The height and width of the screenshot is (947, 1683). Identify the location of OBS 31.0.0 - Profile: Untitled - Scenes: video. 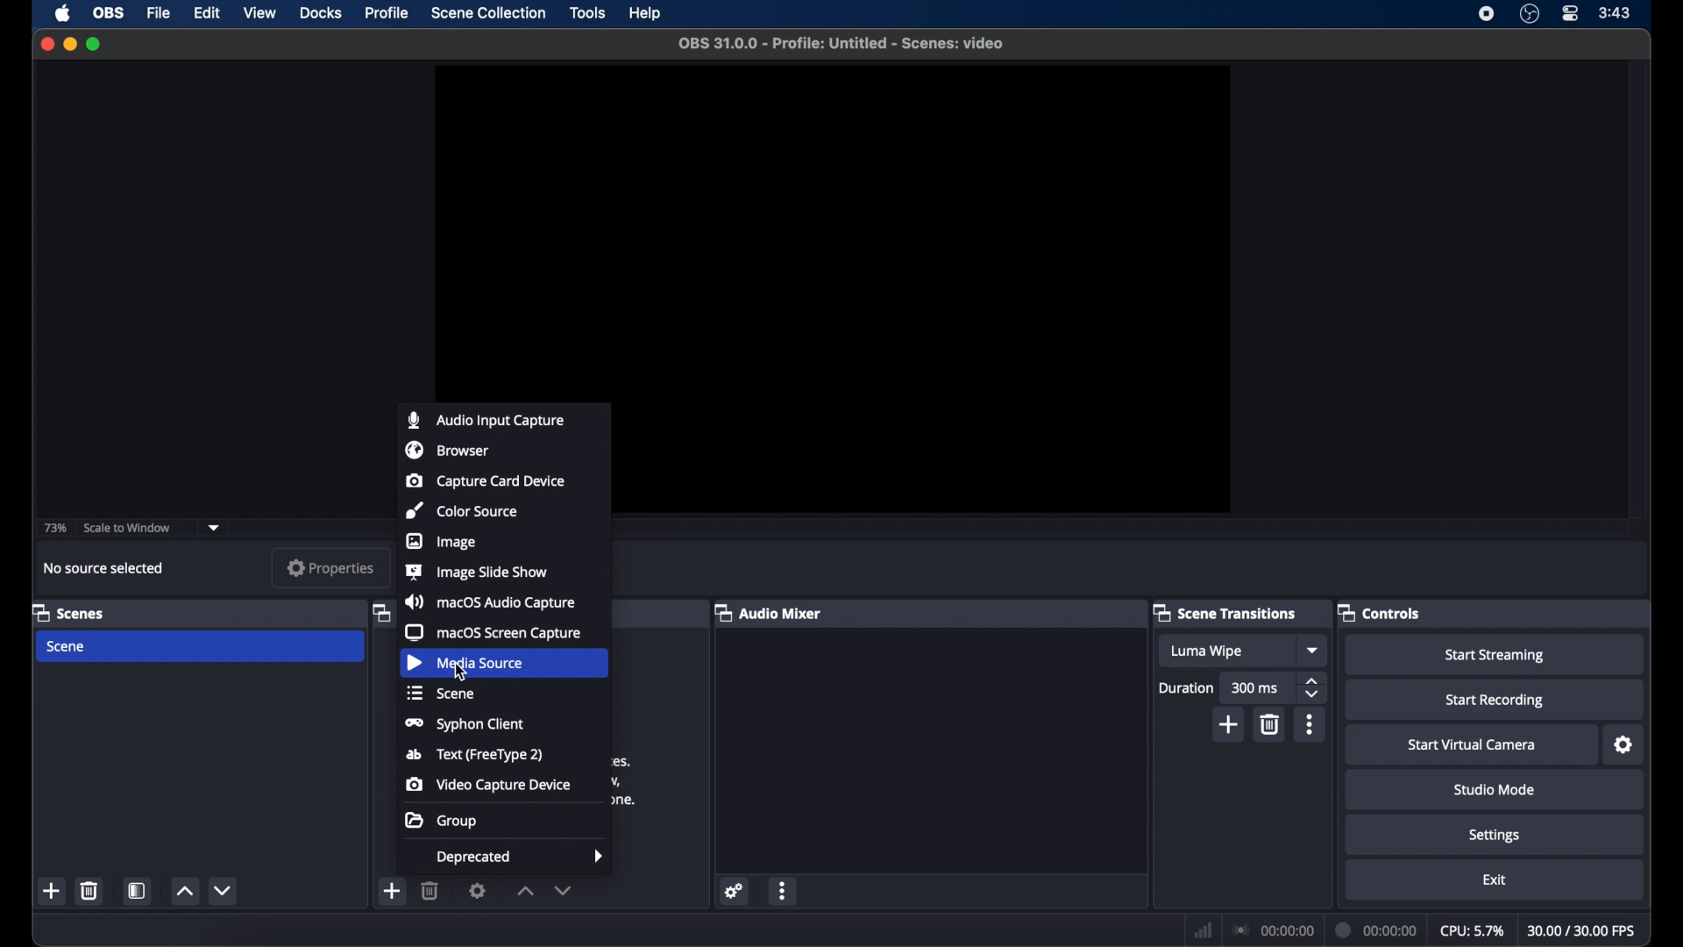
(843, 43).